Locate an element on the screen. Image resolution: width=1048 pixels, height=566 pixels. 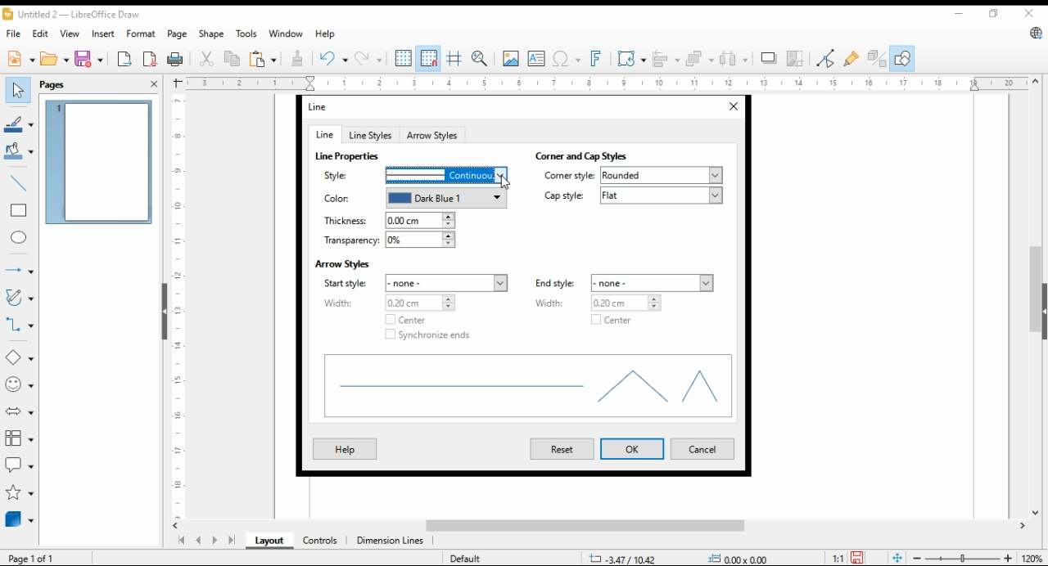
end style is located at coordinates (625, 283).